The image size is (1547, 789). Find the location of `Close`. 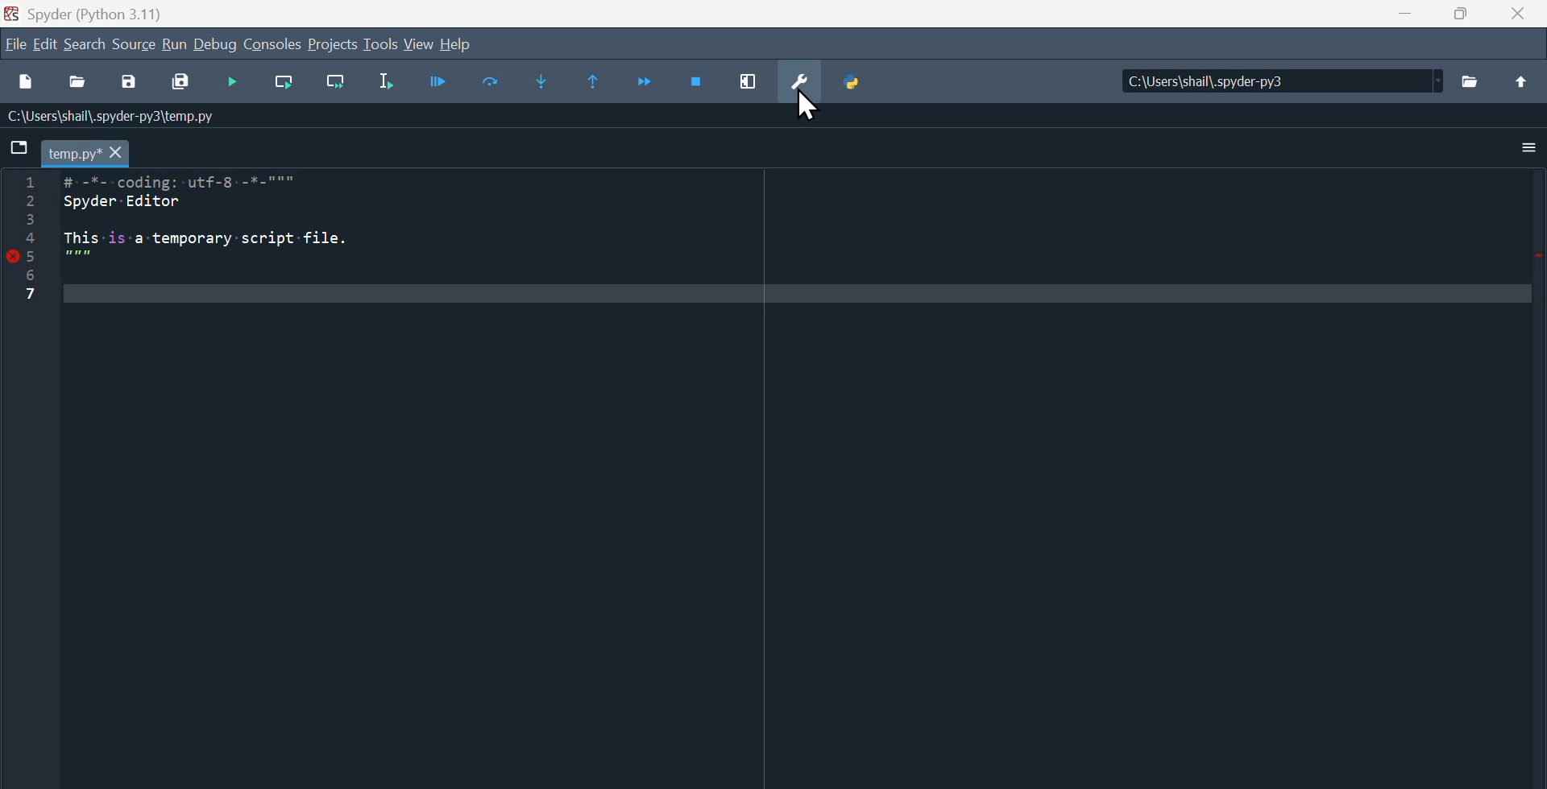

Close is located at coordinates (1523, 19).